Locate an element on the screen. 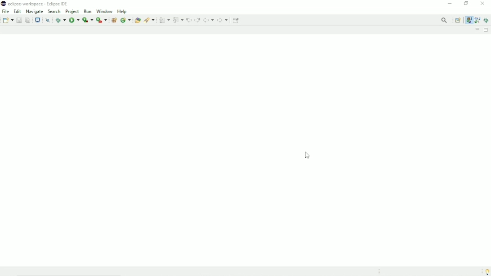 This screenshot has width=491, height=276. New java class is located at coordinates (125, 20).